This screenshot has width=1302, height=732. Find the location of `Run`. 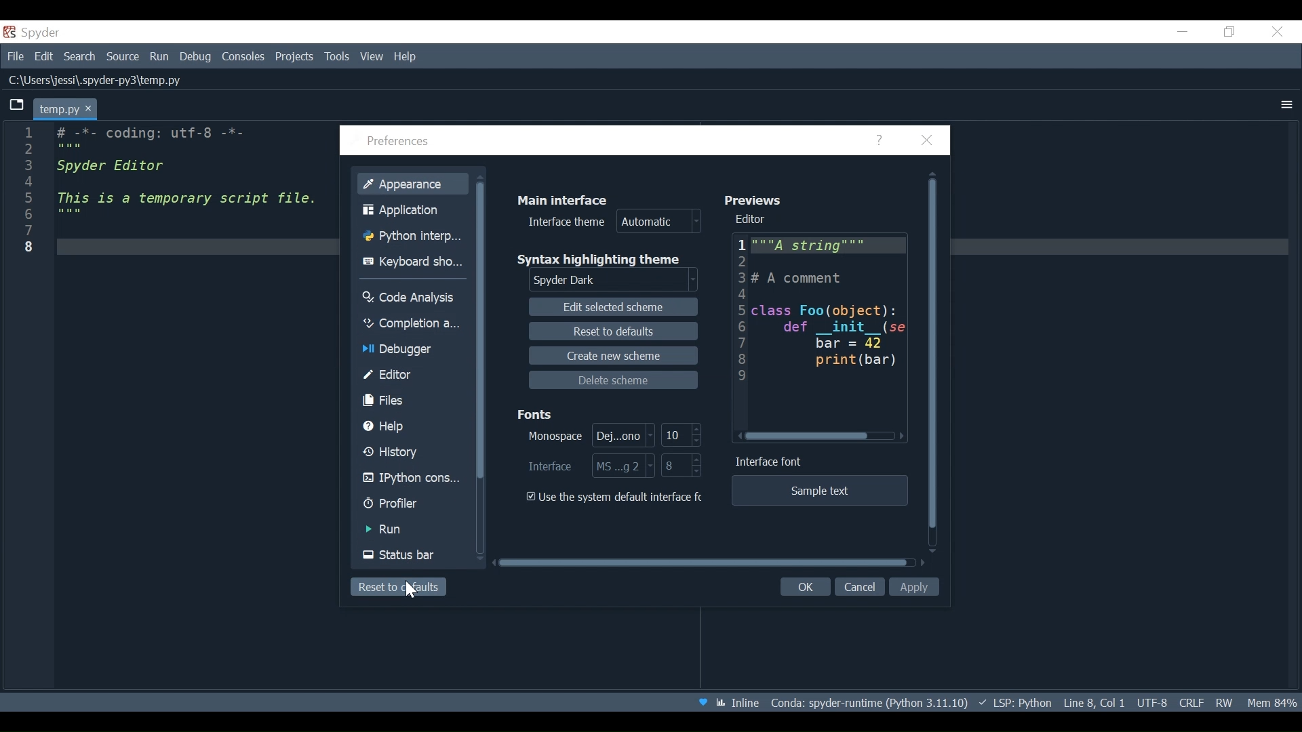

Run is located at coordinates (161, 57).